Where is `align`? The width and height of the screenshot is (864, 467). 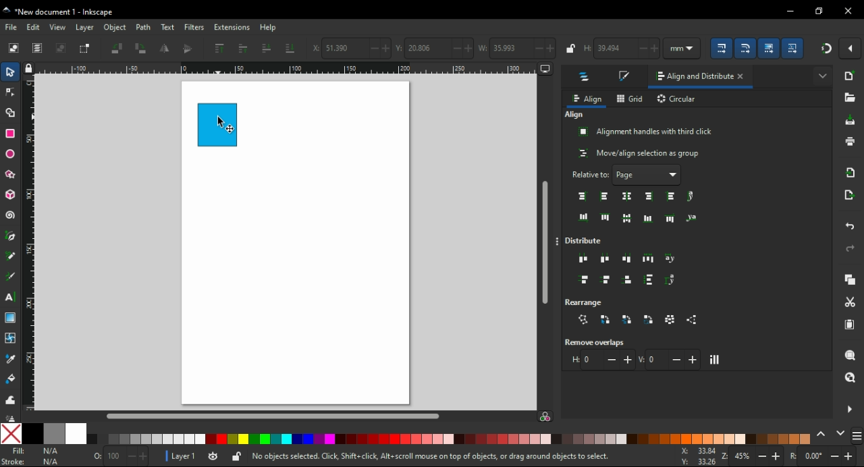 align is located at coordinates (587, 99).